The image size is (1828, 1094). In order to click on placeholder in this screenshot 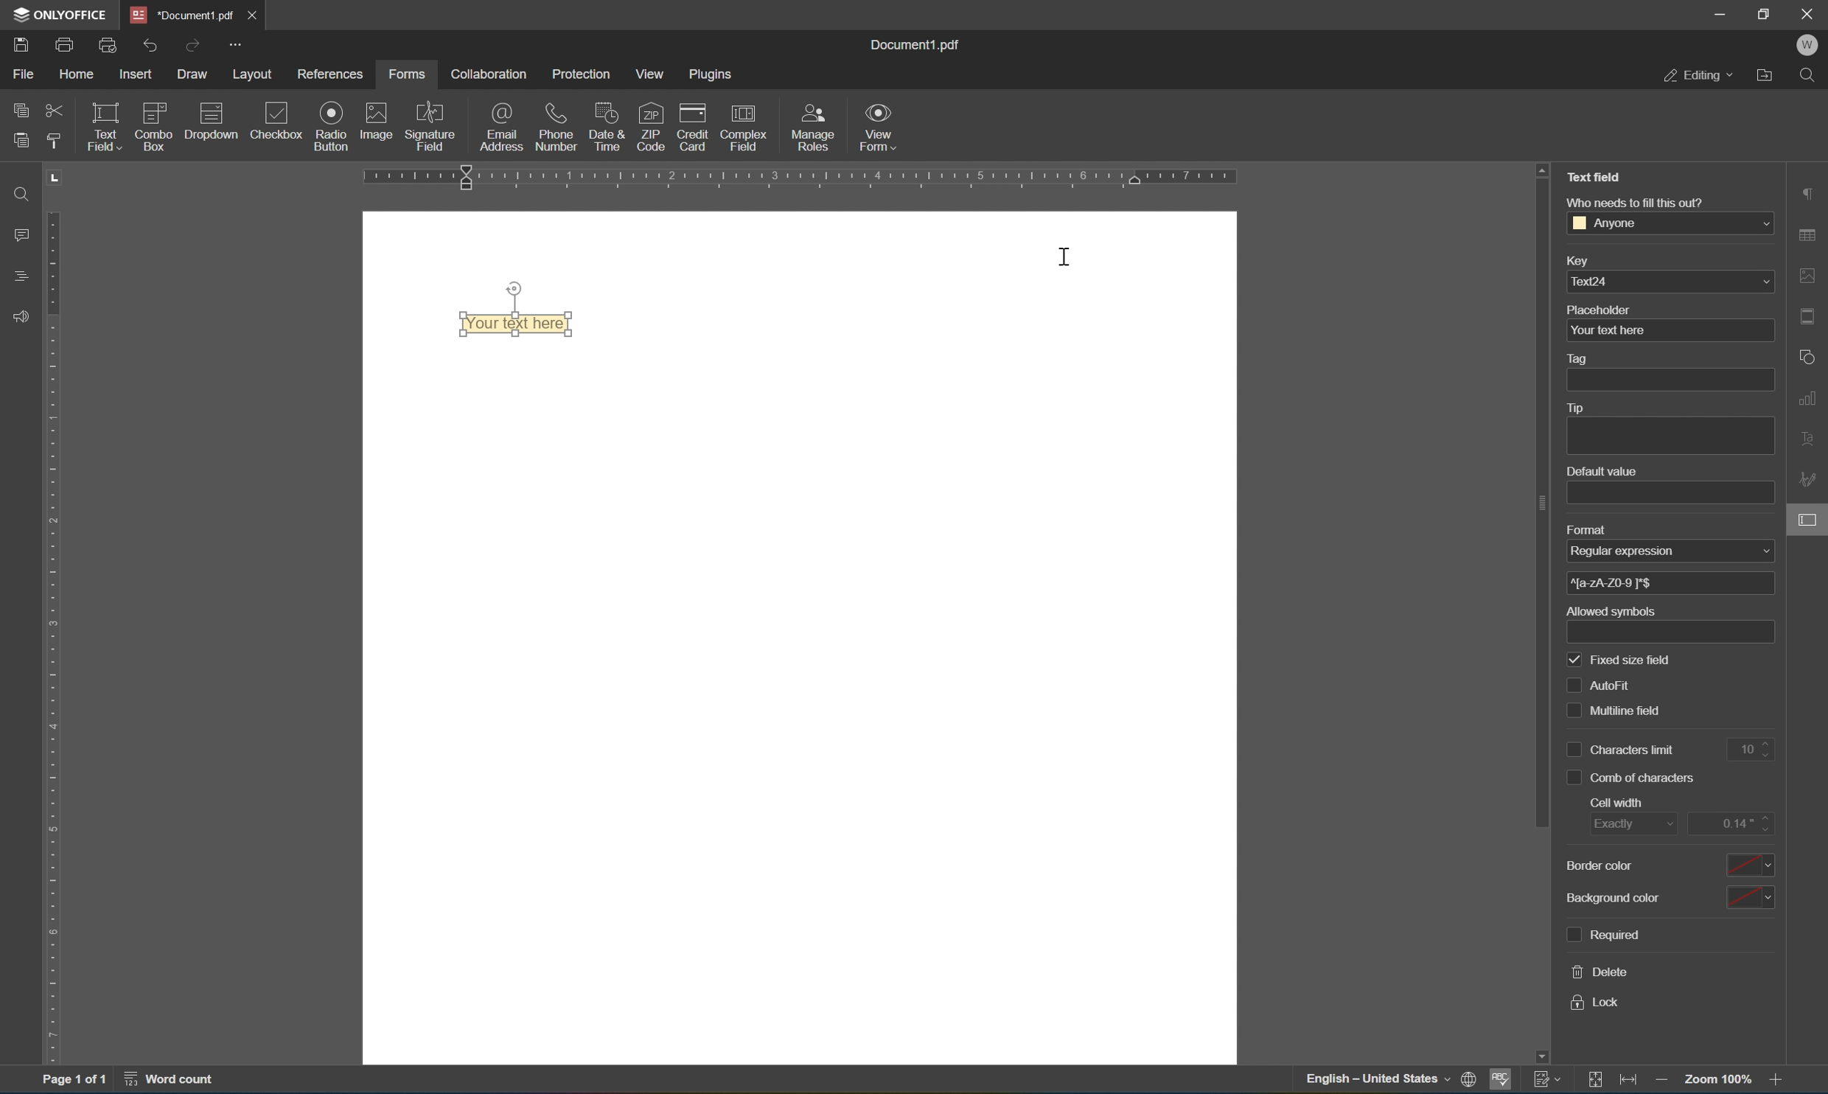, I will do `click(1599, 310)`.